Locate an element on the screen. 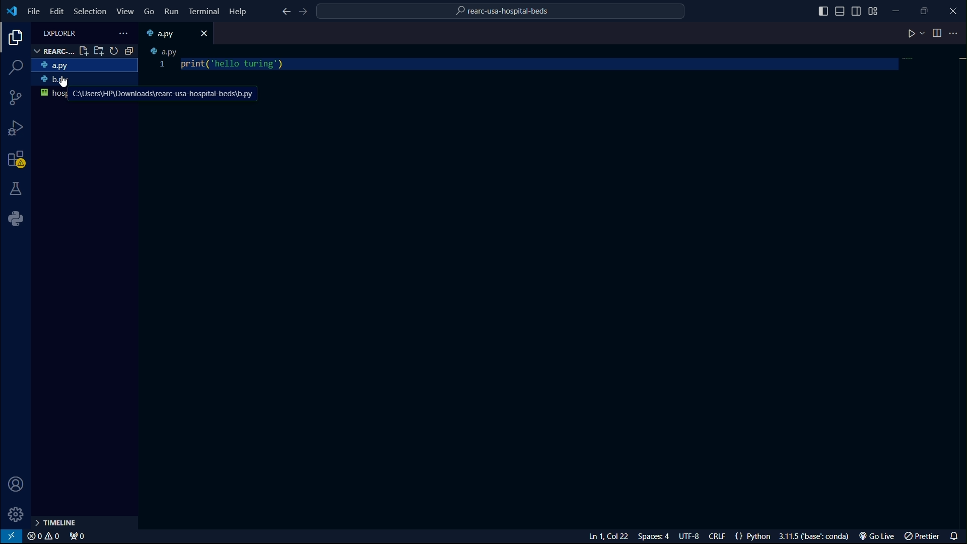 The width and height of the screenshot is (967, 544). extensions is located at coordinates (16, 160).